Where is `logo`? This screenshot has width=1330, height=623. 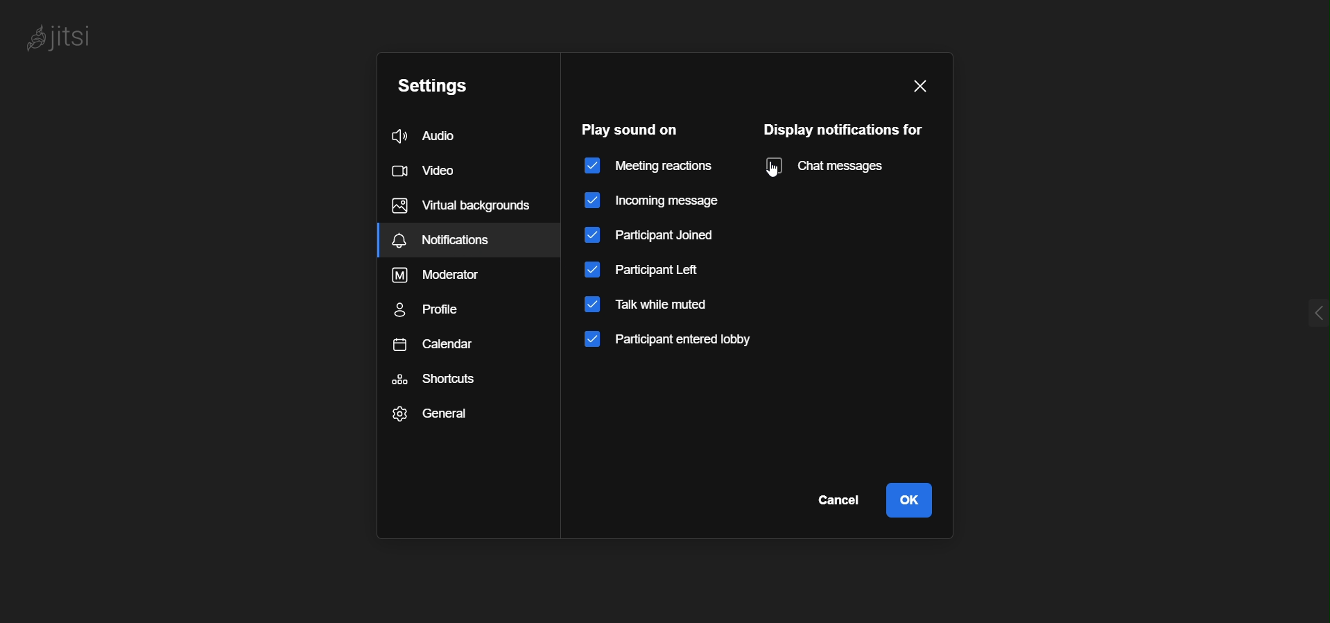 logo is located at coordinates (76, 39).